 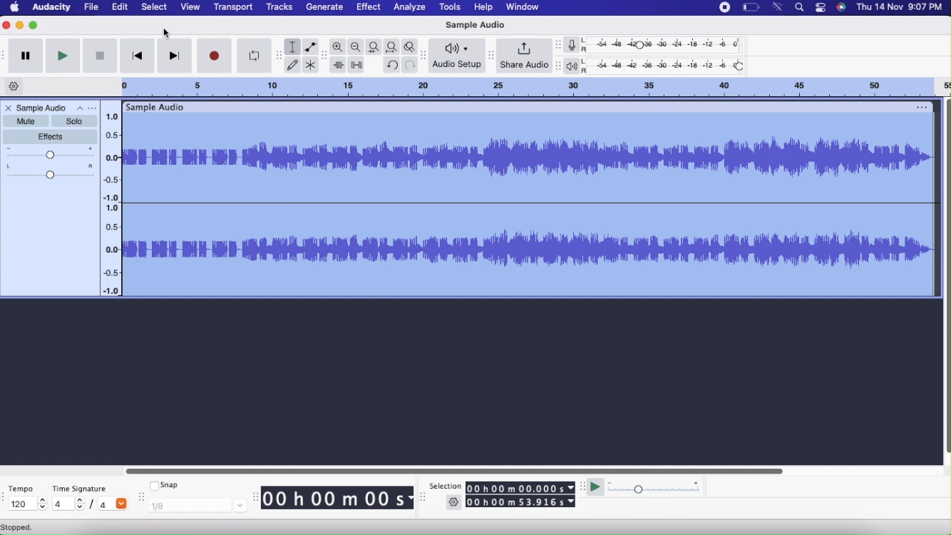 I want to click on Search , so click(x=802, y=8).